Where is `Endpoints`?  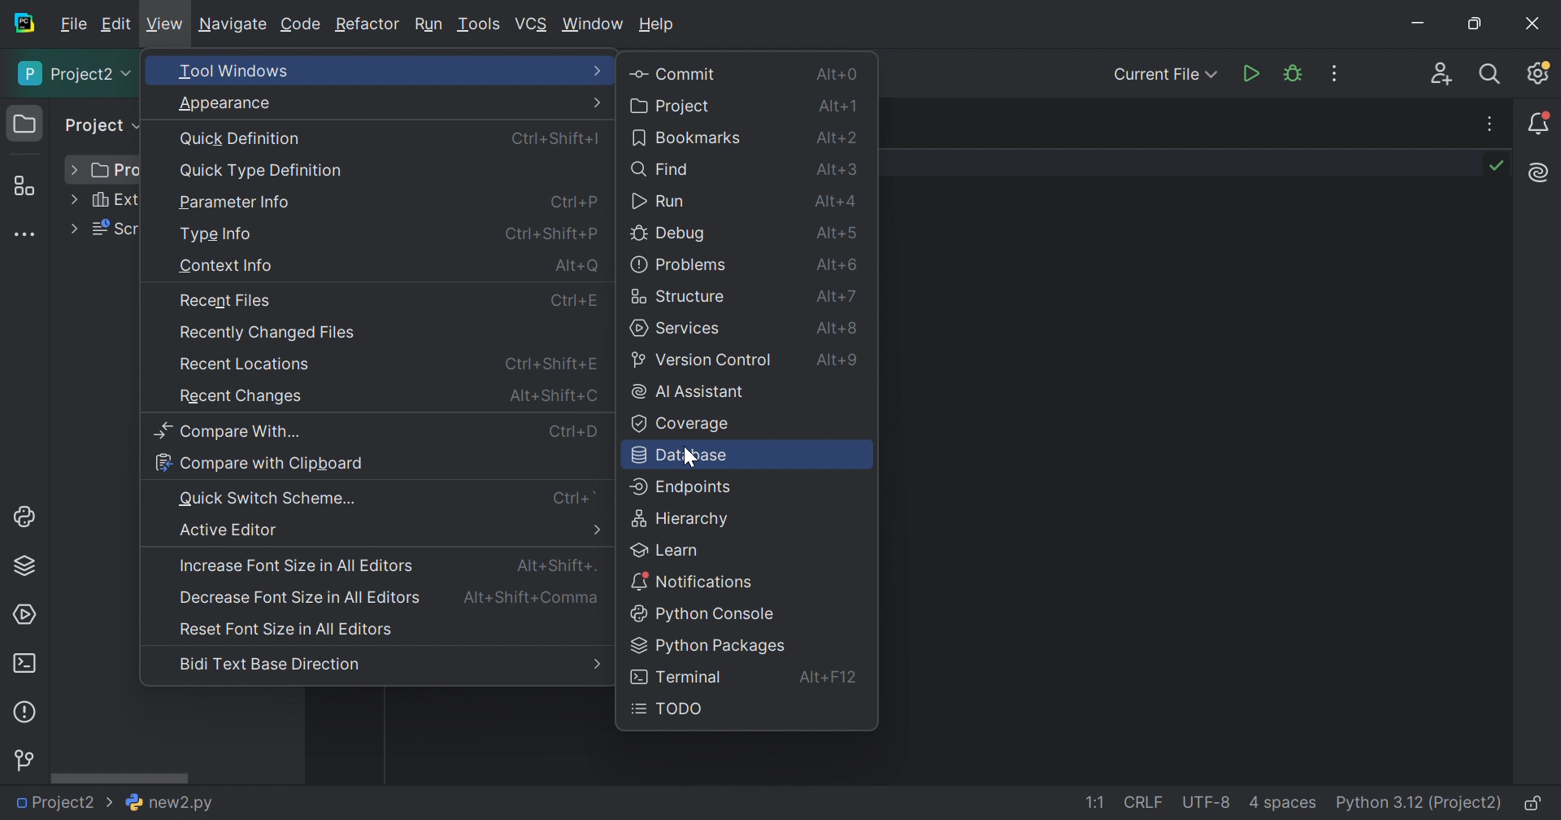 Endpoints is located at coordinates (683, 488).